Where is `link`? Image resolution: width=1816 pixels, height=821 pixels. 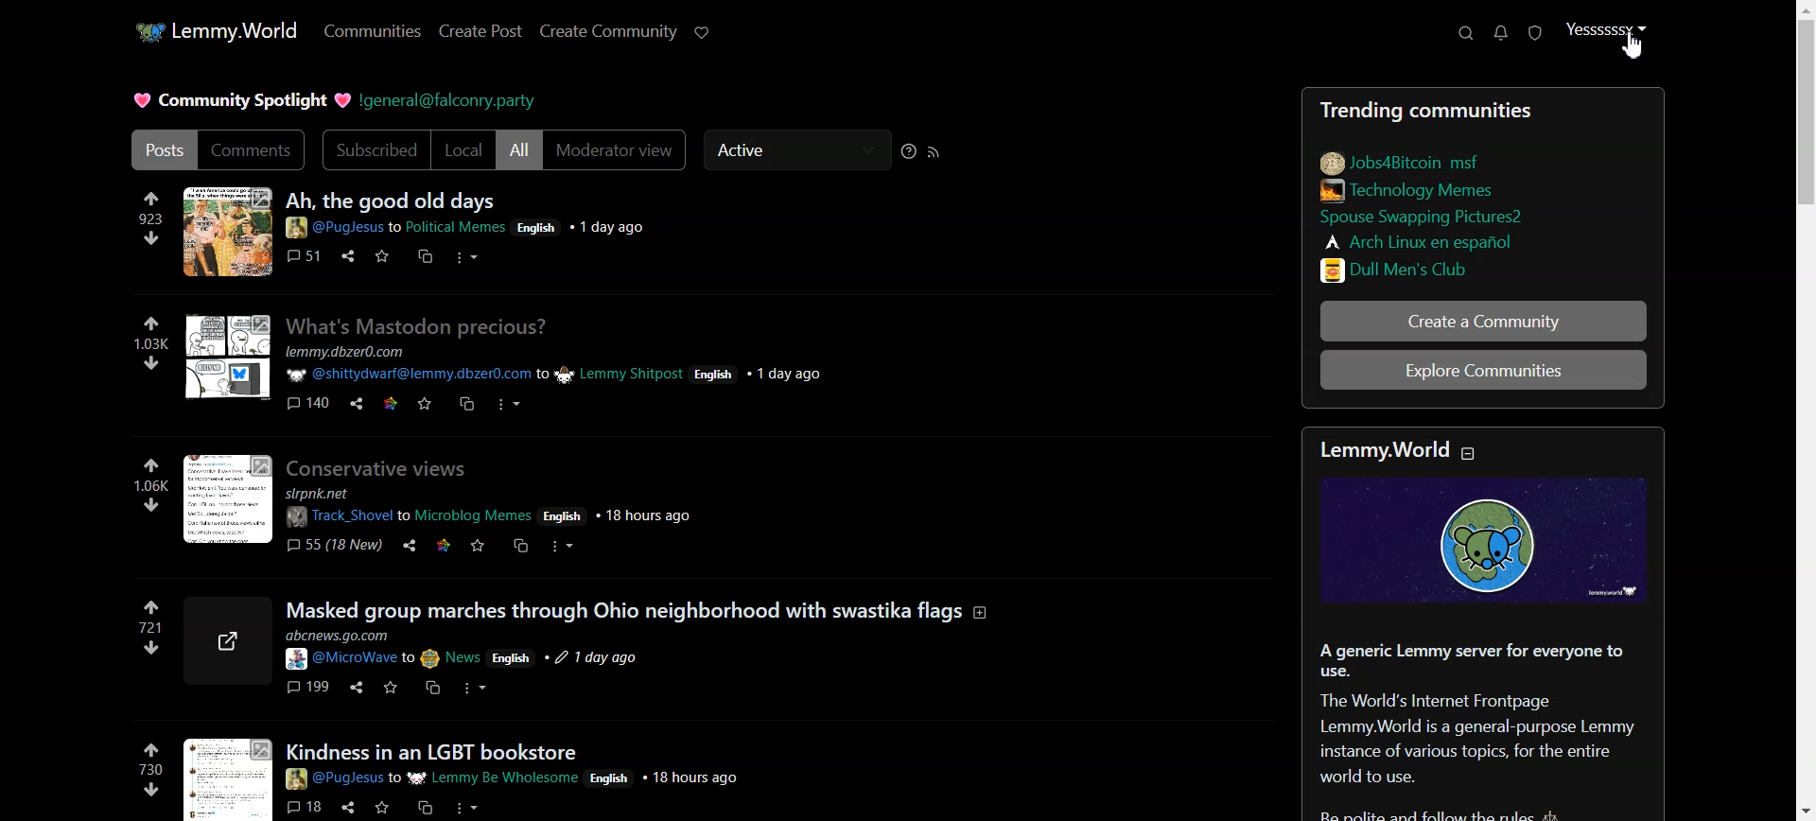
link is located at coordinates (1402, 161).